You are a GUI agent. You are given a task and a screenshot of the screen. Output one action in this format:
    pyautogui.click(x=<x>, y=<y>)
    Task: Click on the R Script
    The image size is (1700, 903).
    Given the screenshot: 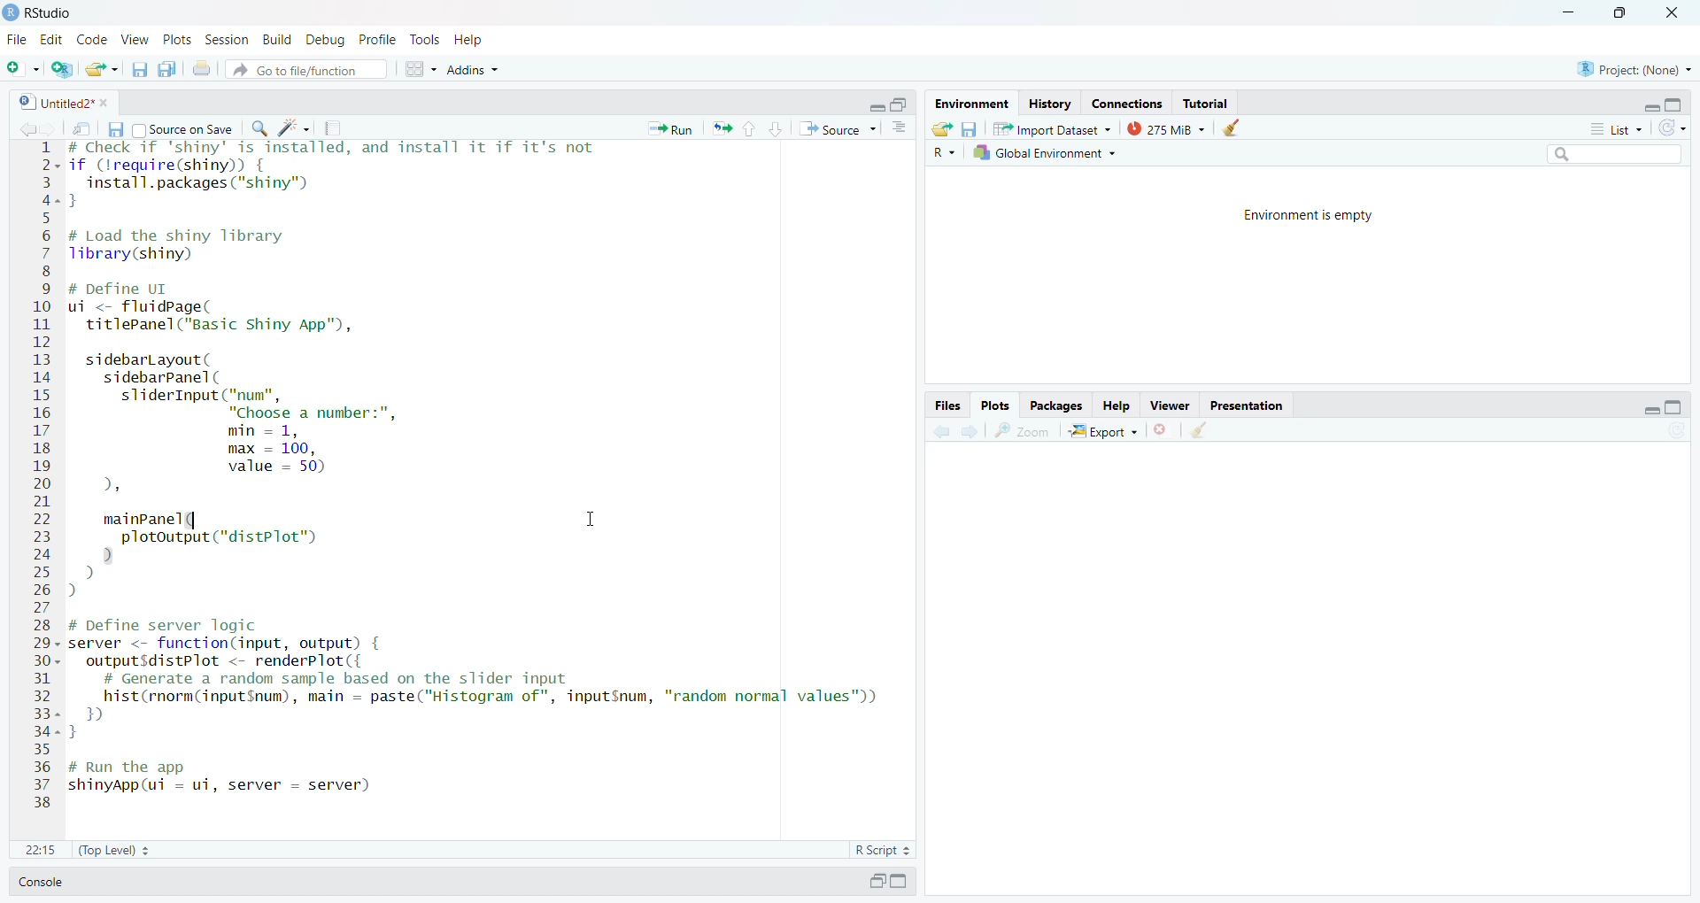 What is the action you would take?
    pyautogui.click(x=881, y=850)
    